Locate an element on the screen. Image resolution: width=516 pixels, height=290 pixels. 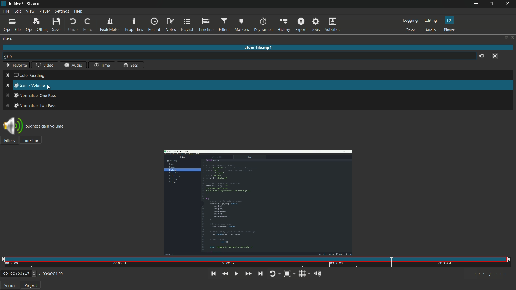
minimize is located at coordinates (475, 4).